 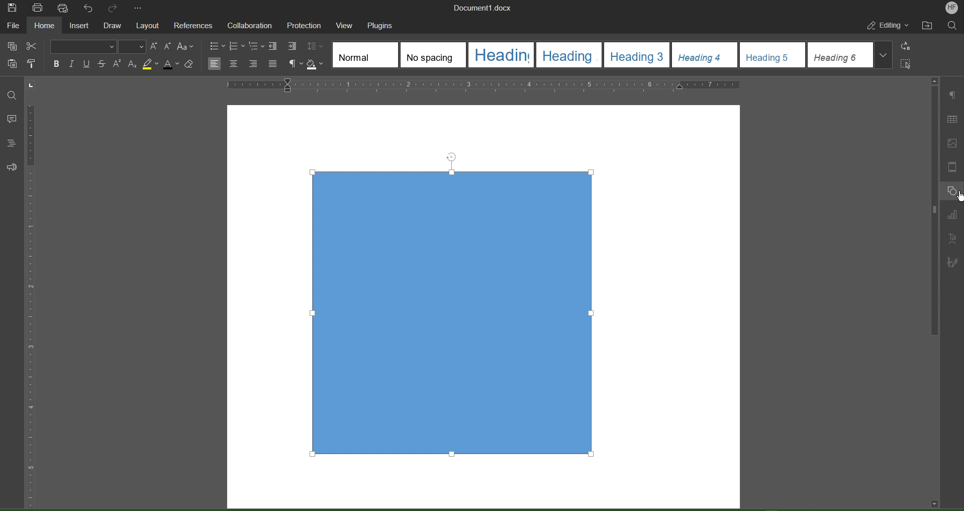 I want to click on Scroll up, so click(x=934, y=79).